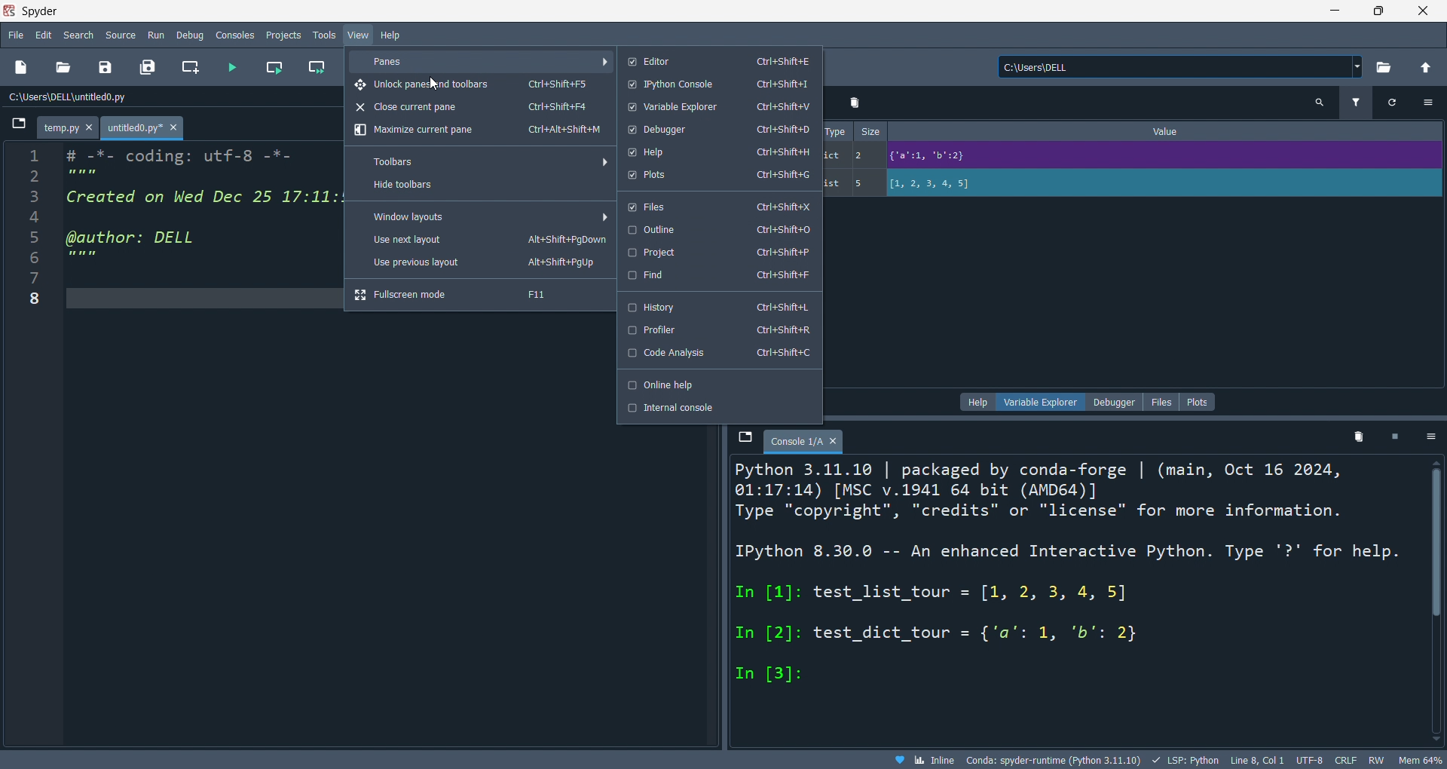 The width and height of the screenshot is (1447, 769). I want to click on Spyder, so click(653, 11).